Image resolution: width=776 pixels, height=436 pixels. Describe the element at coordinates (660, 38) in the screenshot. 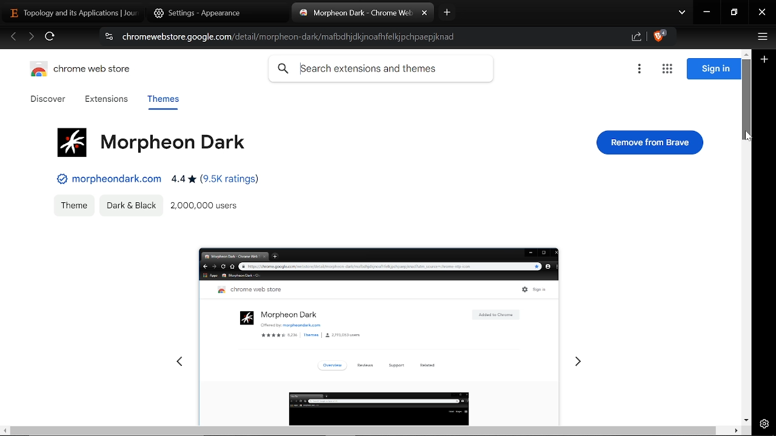

I see `Brave shield` at that location.